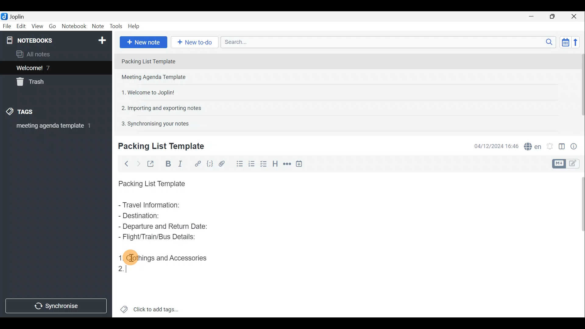 The width and height of the screenshot is (585, 329). Describe the element at coordinates (166, 257) in the screenshot. I see `Clothings and Accessories` at that location.